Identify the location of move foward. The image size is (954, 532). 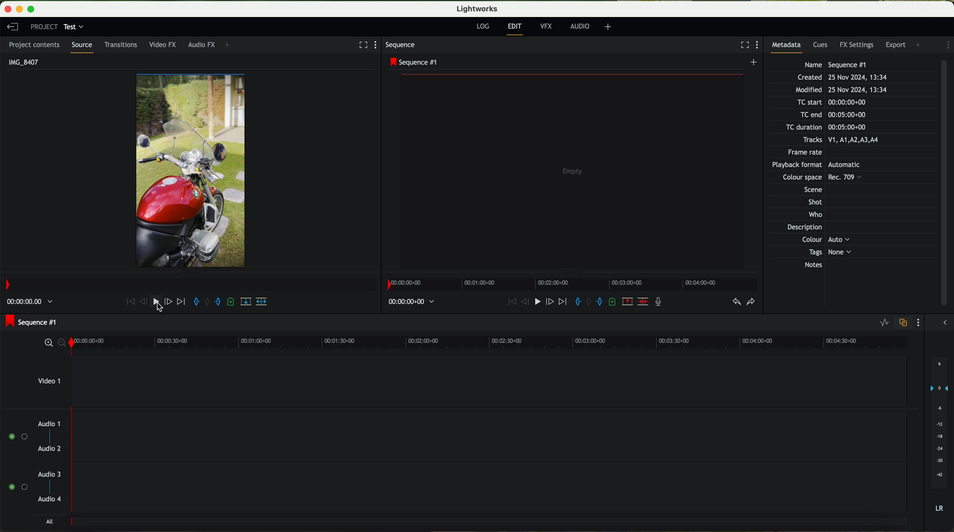
(561, 303).